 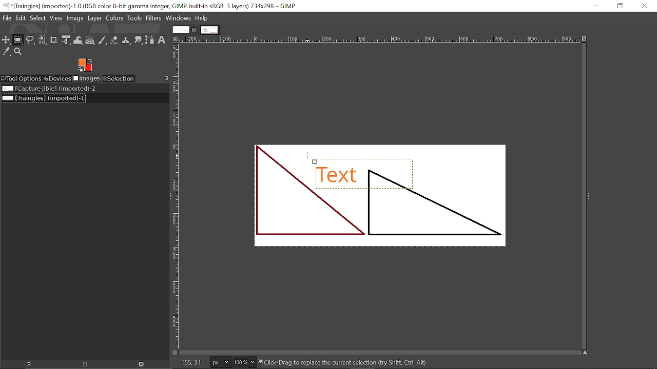 I want to click on Clone tool, so click(x=127, y=40).